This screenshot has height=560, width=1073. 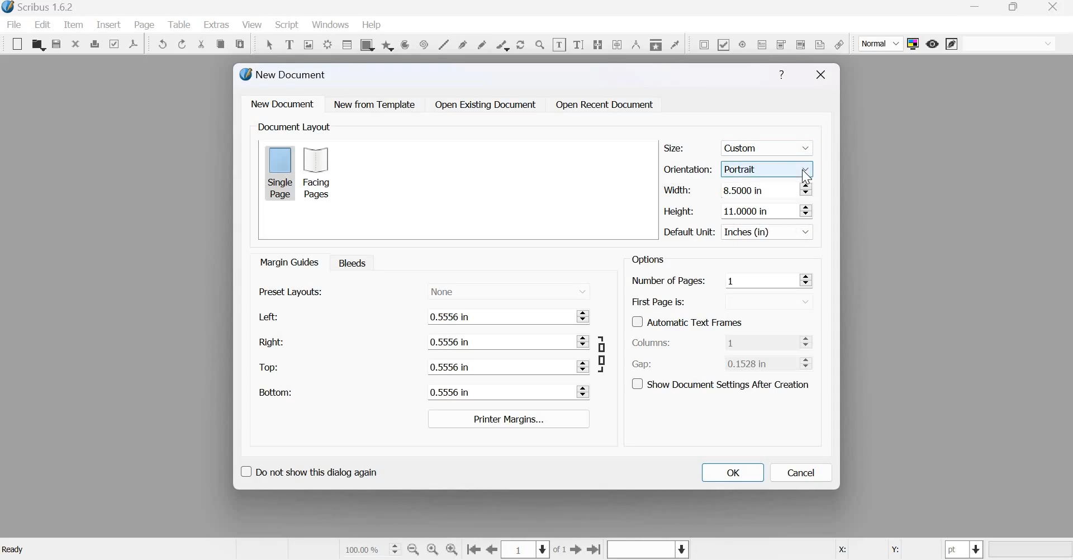 I want to click on Open Recent Document, so click(x=605, y=105).